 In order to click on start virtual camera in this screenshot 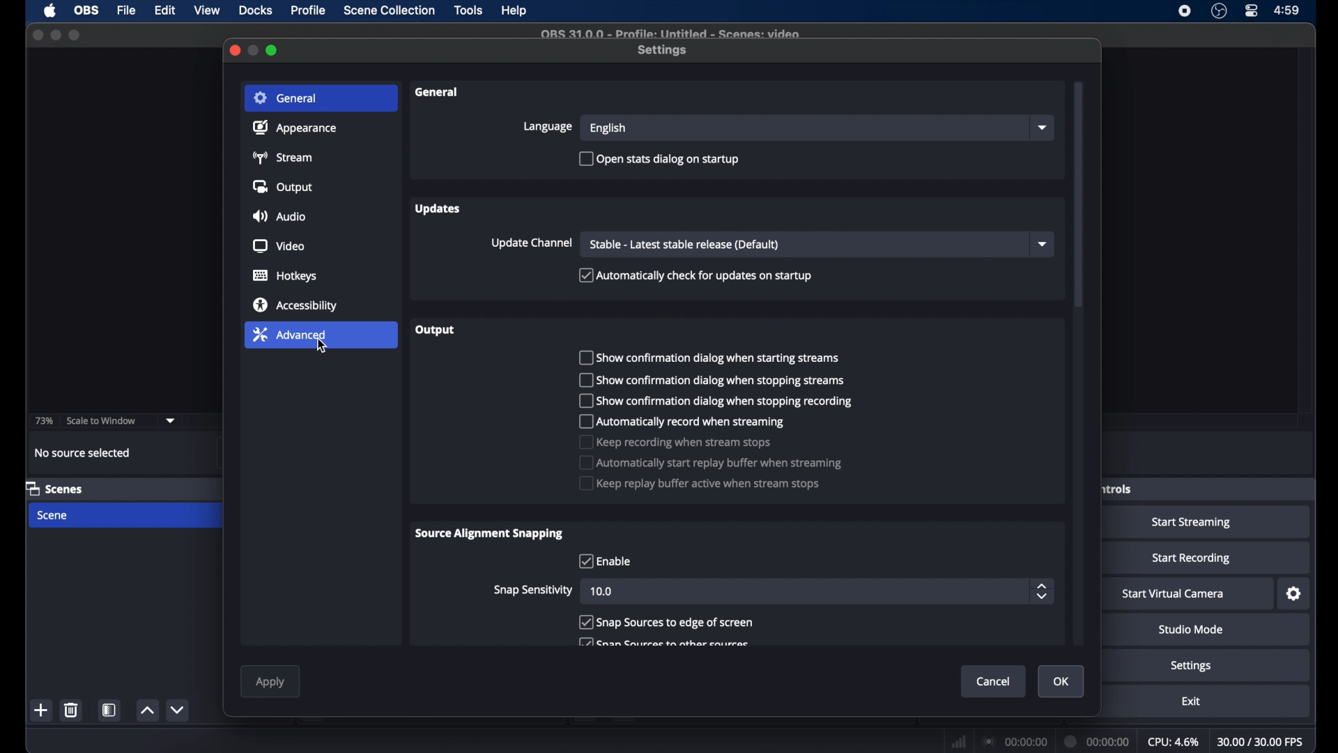, I will do `click(1174, 593)`.